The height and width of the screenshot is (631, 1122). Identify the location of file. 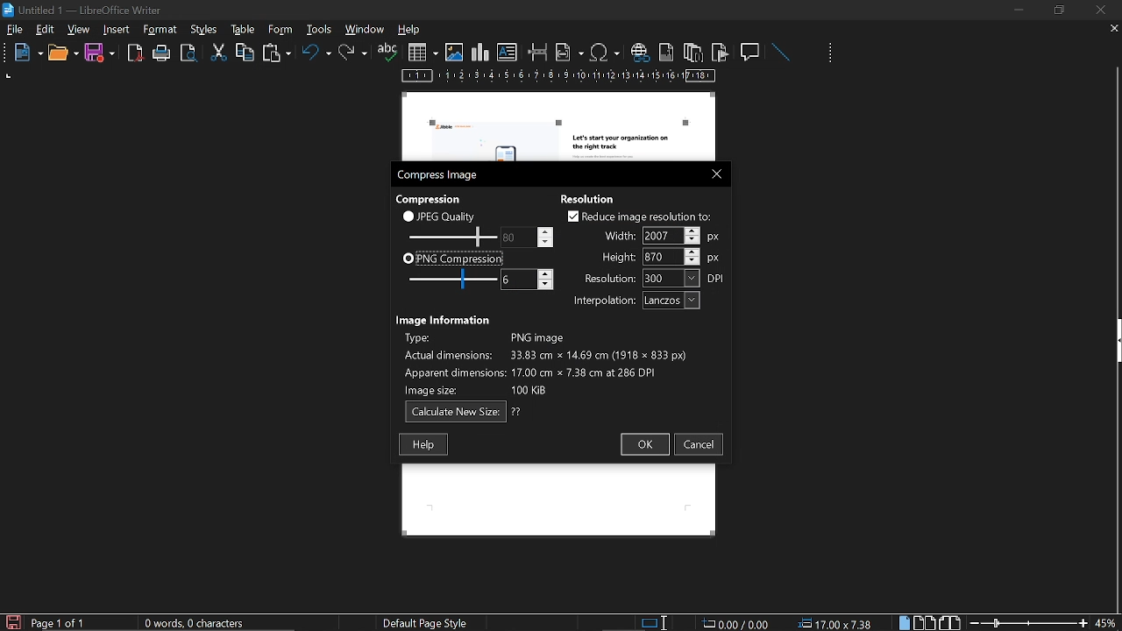
(15, 31).